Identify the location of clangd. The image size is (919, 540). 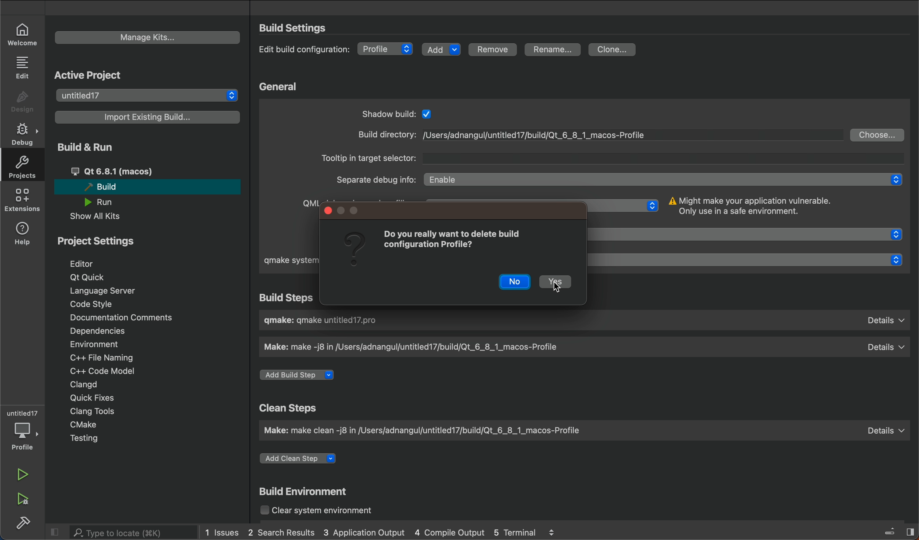
(91, 384).